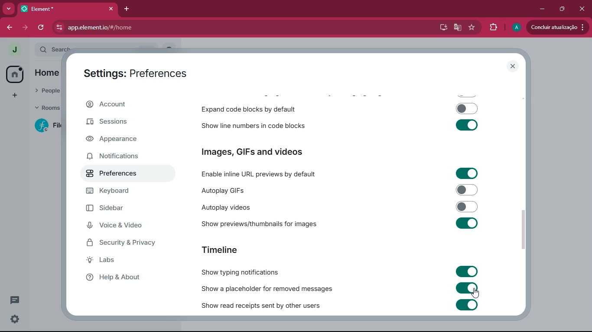 This screenshot has width=592, height=332. Describe the element at coordinates (543, 9) in the screenshot. I see `minimize` at that location.